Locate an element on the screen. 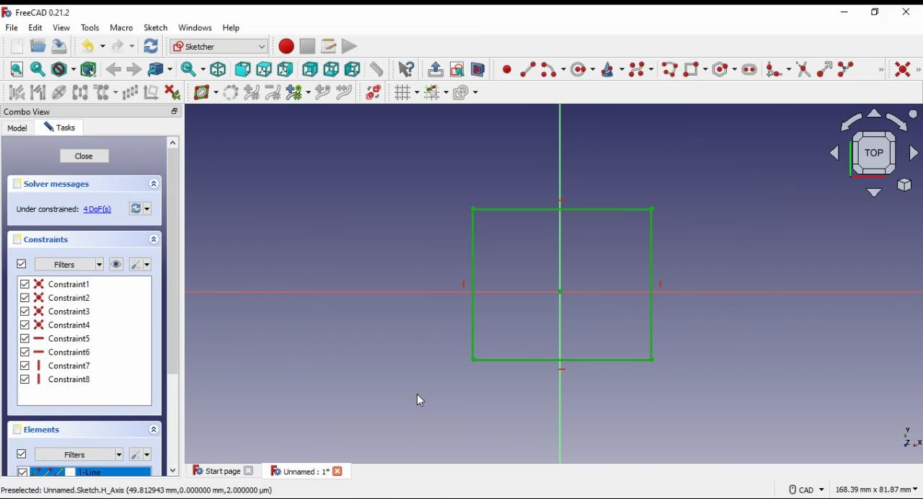 The width and height of the screenshot is (923, 499). edit is located at coordinates (35, 28).